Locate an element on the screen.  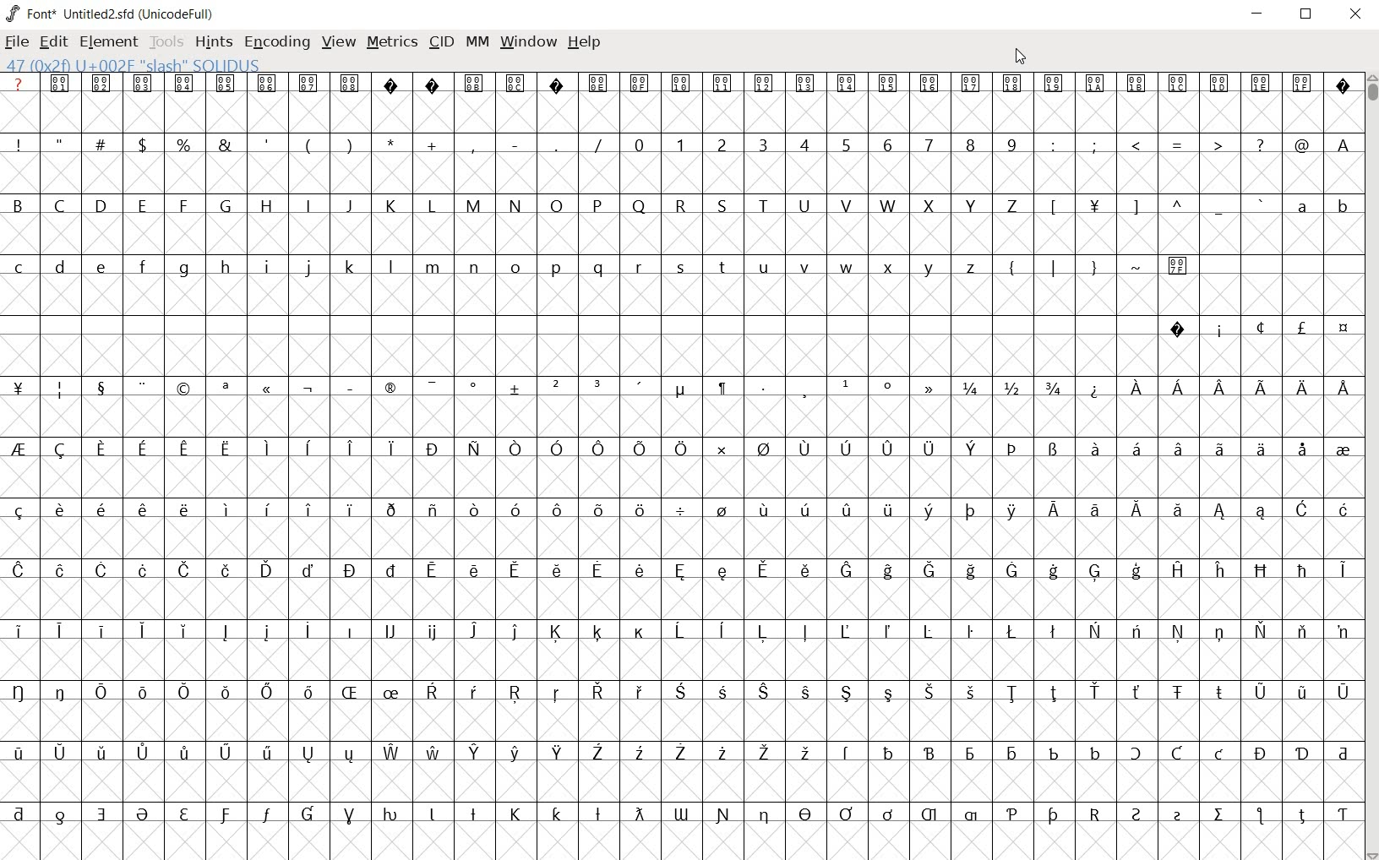
FONT* UNTITLED2.SFD (UNICODEFULL) is located at coordinates (110, 13).